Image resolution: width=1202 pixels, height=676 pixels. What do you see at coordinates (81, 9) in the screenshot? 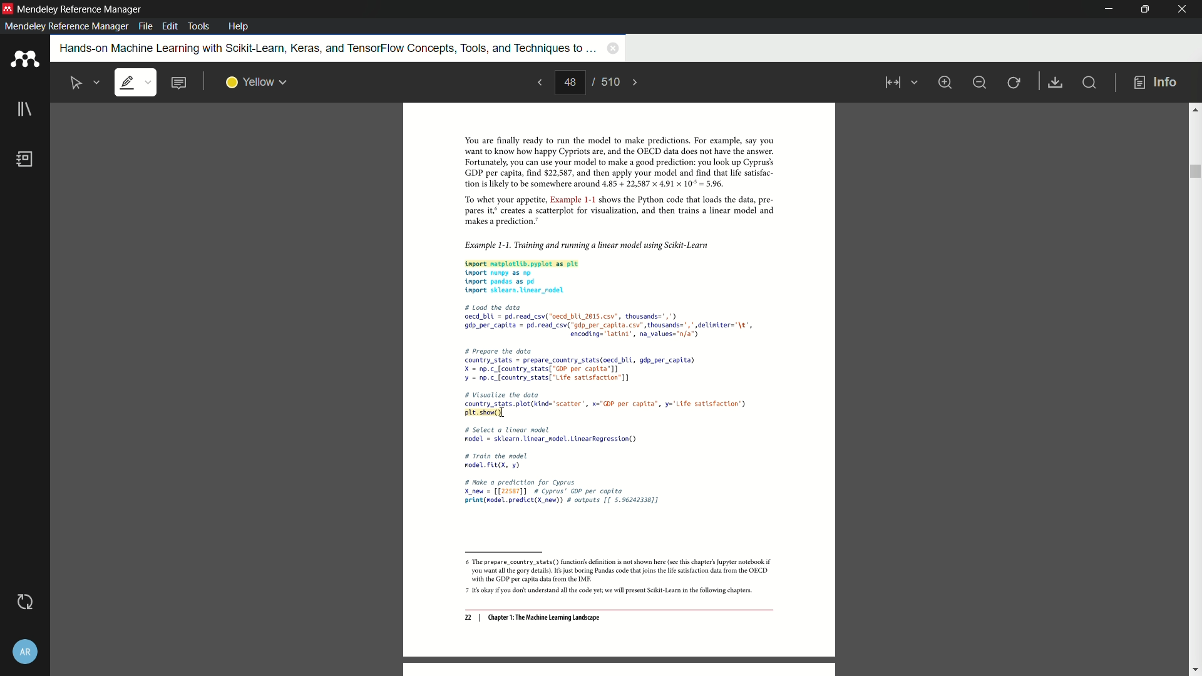
I see `app name` at bounding box center [81, 9].